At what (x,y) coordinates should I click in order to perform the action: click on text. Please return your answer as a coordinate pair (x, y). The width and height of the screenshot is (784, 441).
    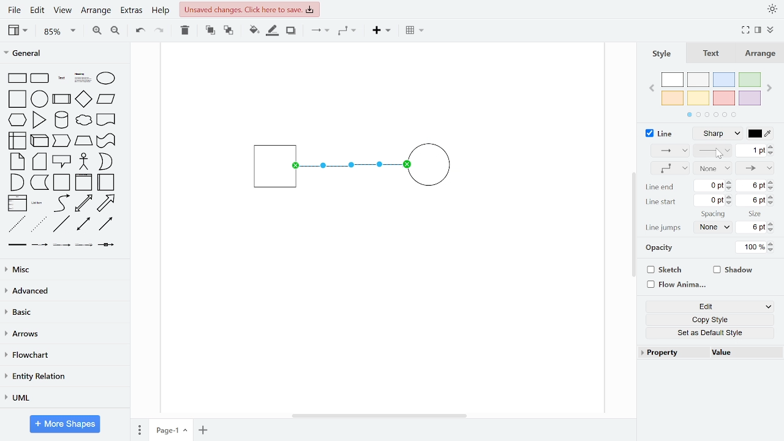
    Looking at the image, I should click on (62, 79).